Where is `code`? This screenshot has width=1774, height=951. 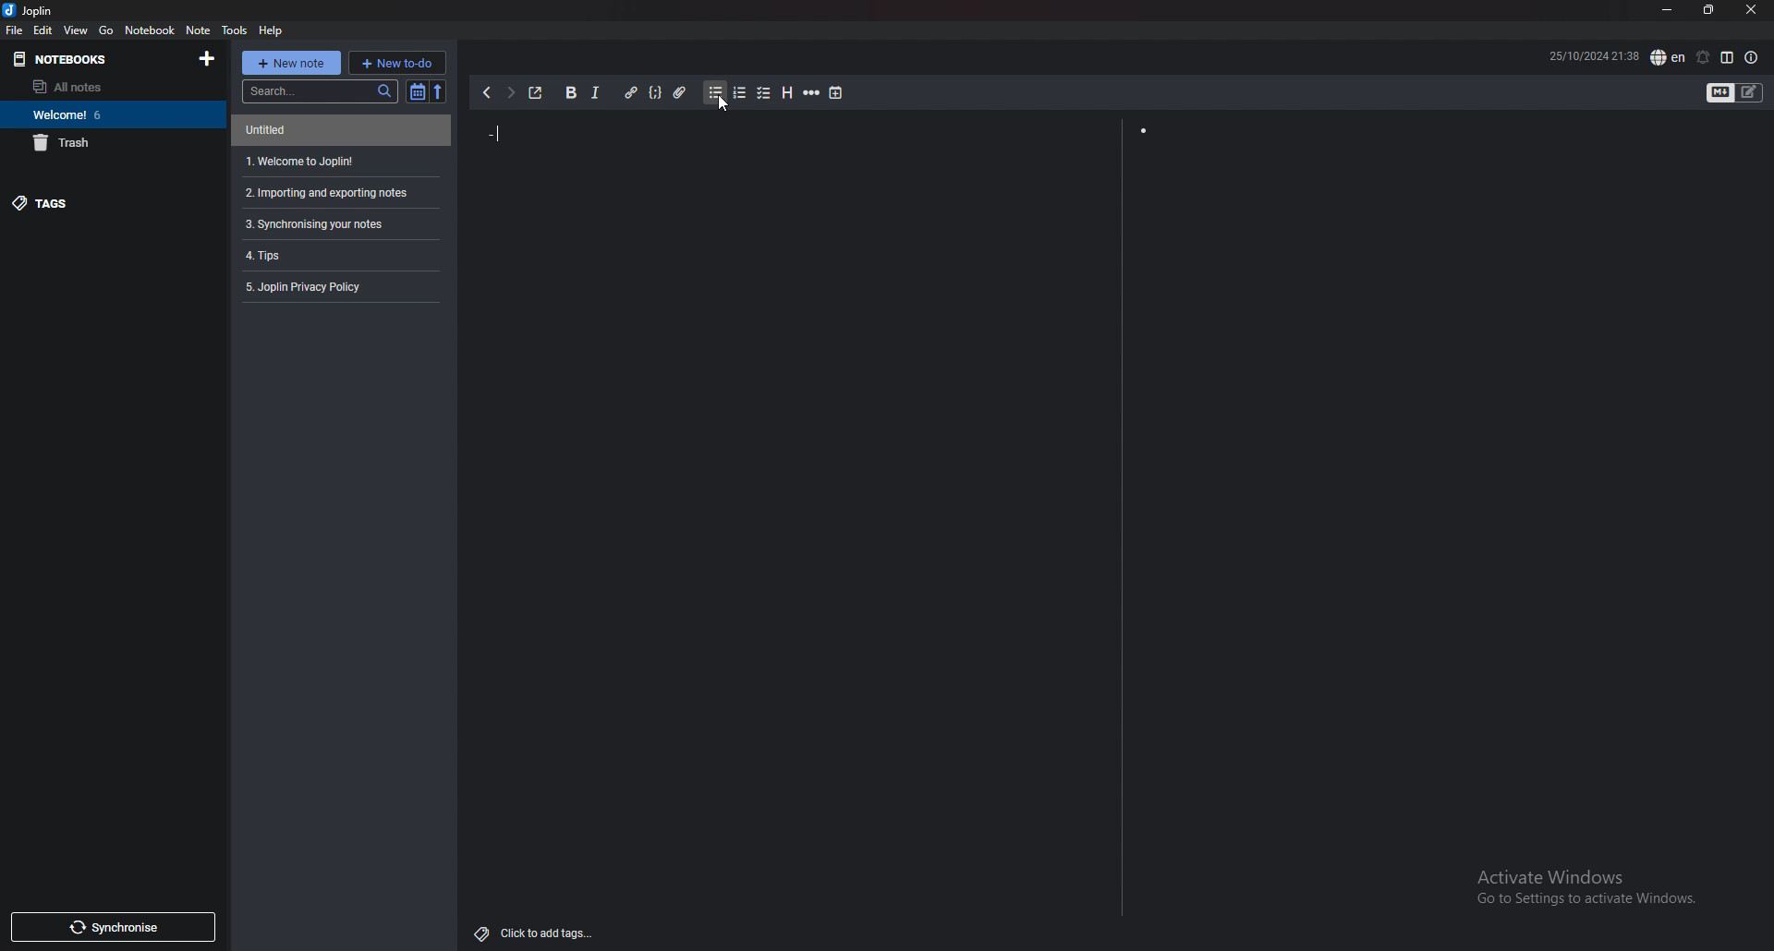
code is located at coordinates (652, 93).